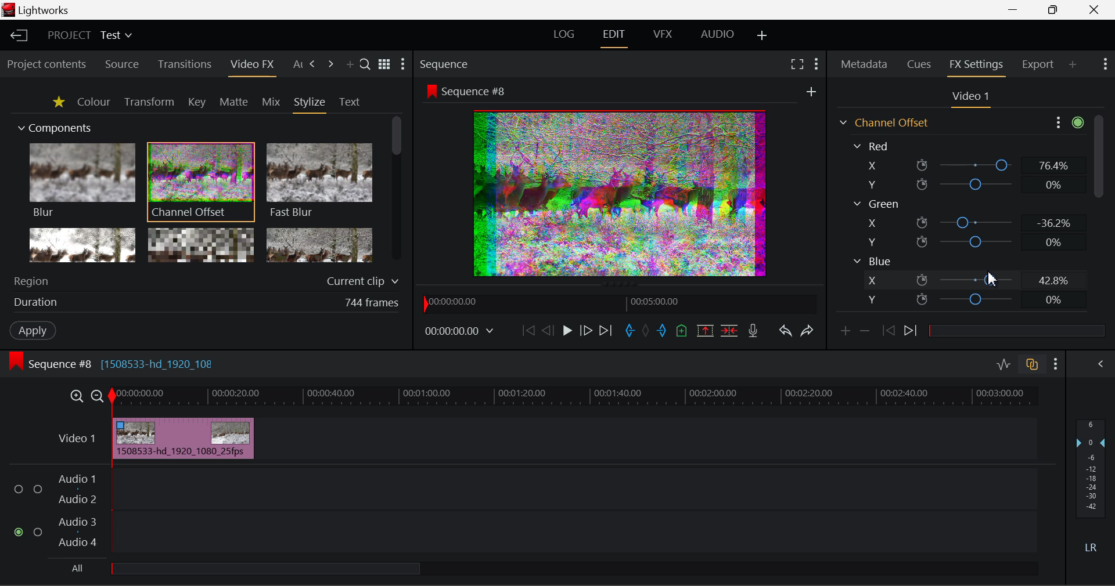 The height and width of the screenshot is (586, 1115). Describe the element at coordinates (1094, 10) in the screenshot. I see `Close` at that location.